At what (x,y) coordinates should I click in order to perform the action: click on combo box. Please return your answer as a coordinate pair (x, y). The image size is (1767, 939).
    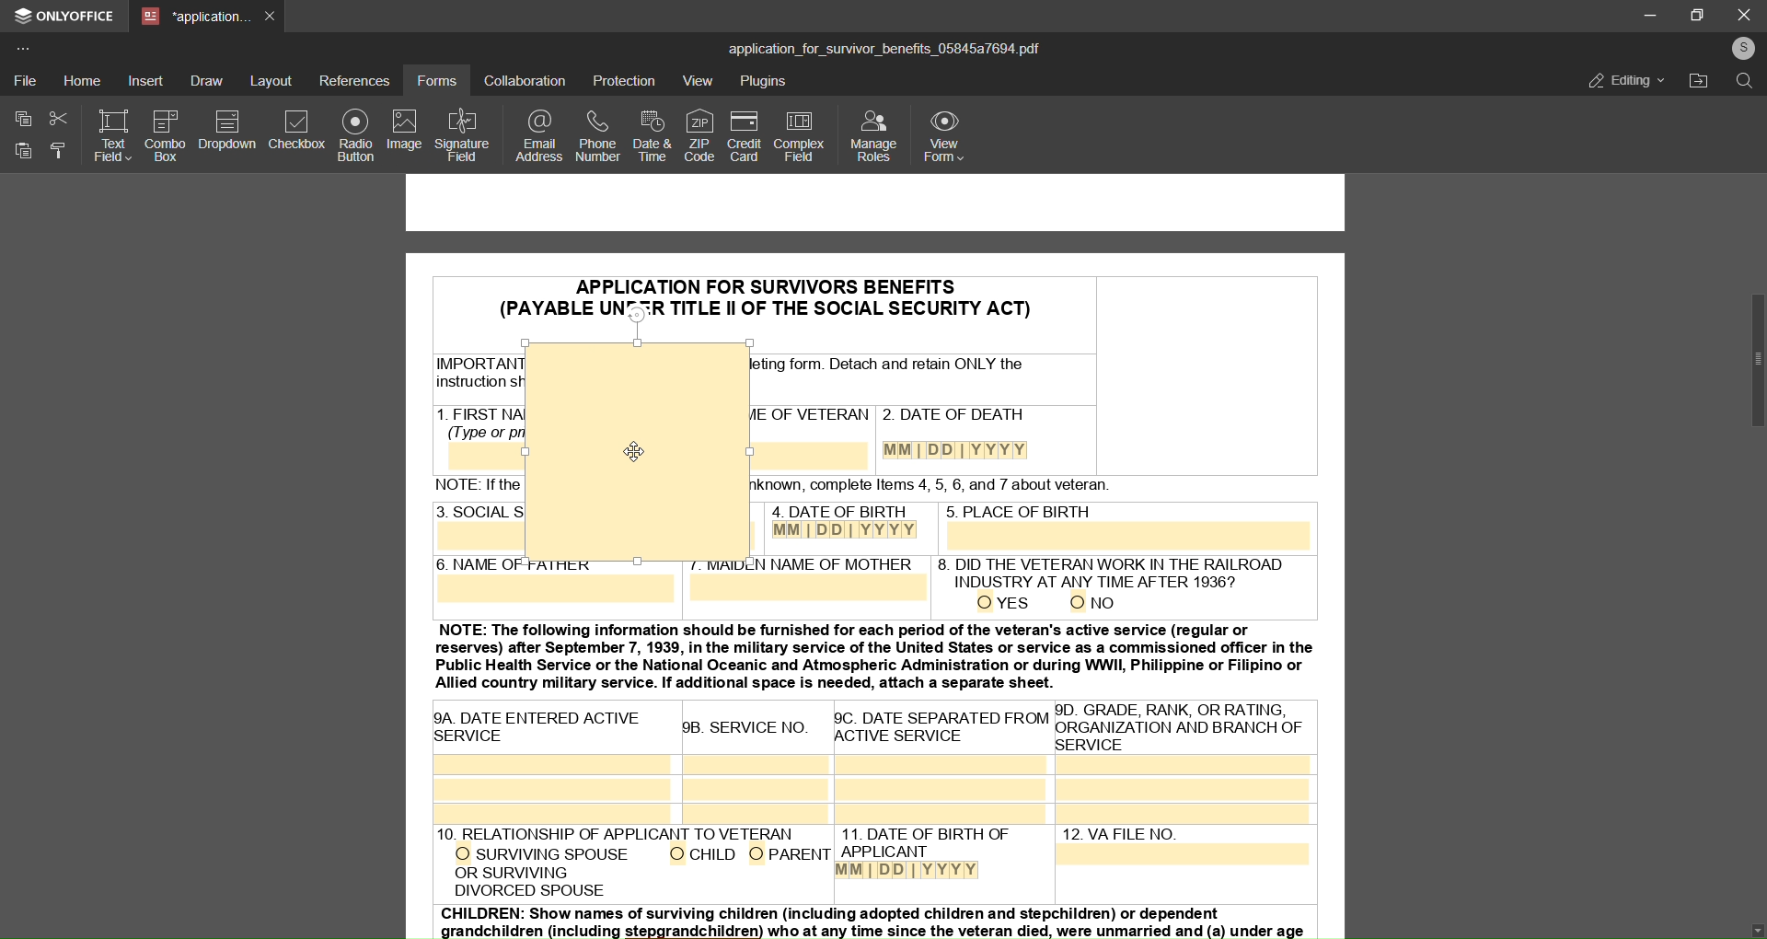
    Looking at the image, I should click on (166, 134).